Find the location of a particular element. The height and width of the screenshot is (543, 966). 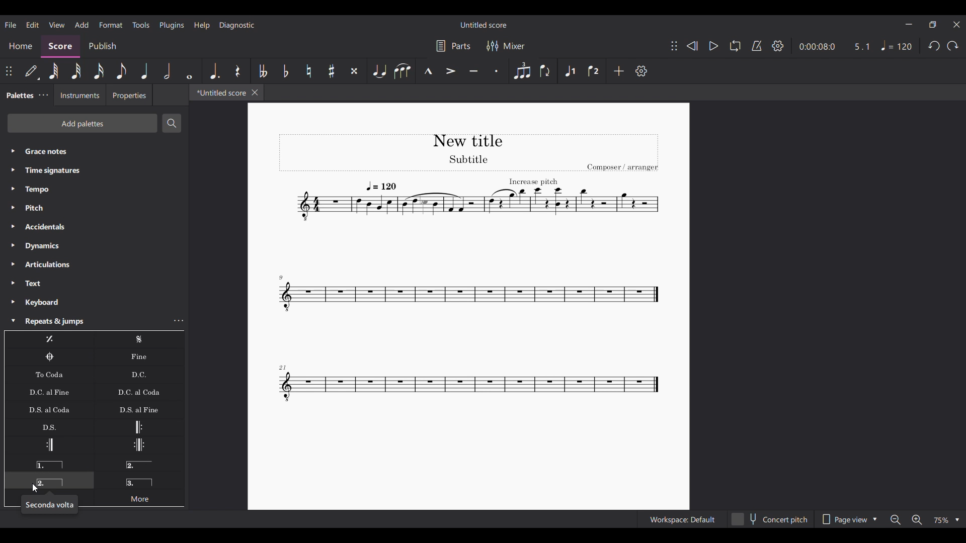

Add menu is located at coordinates (82, 25).